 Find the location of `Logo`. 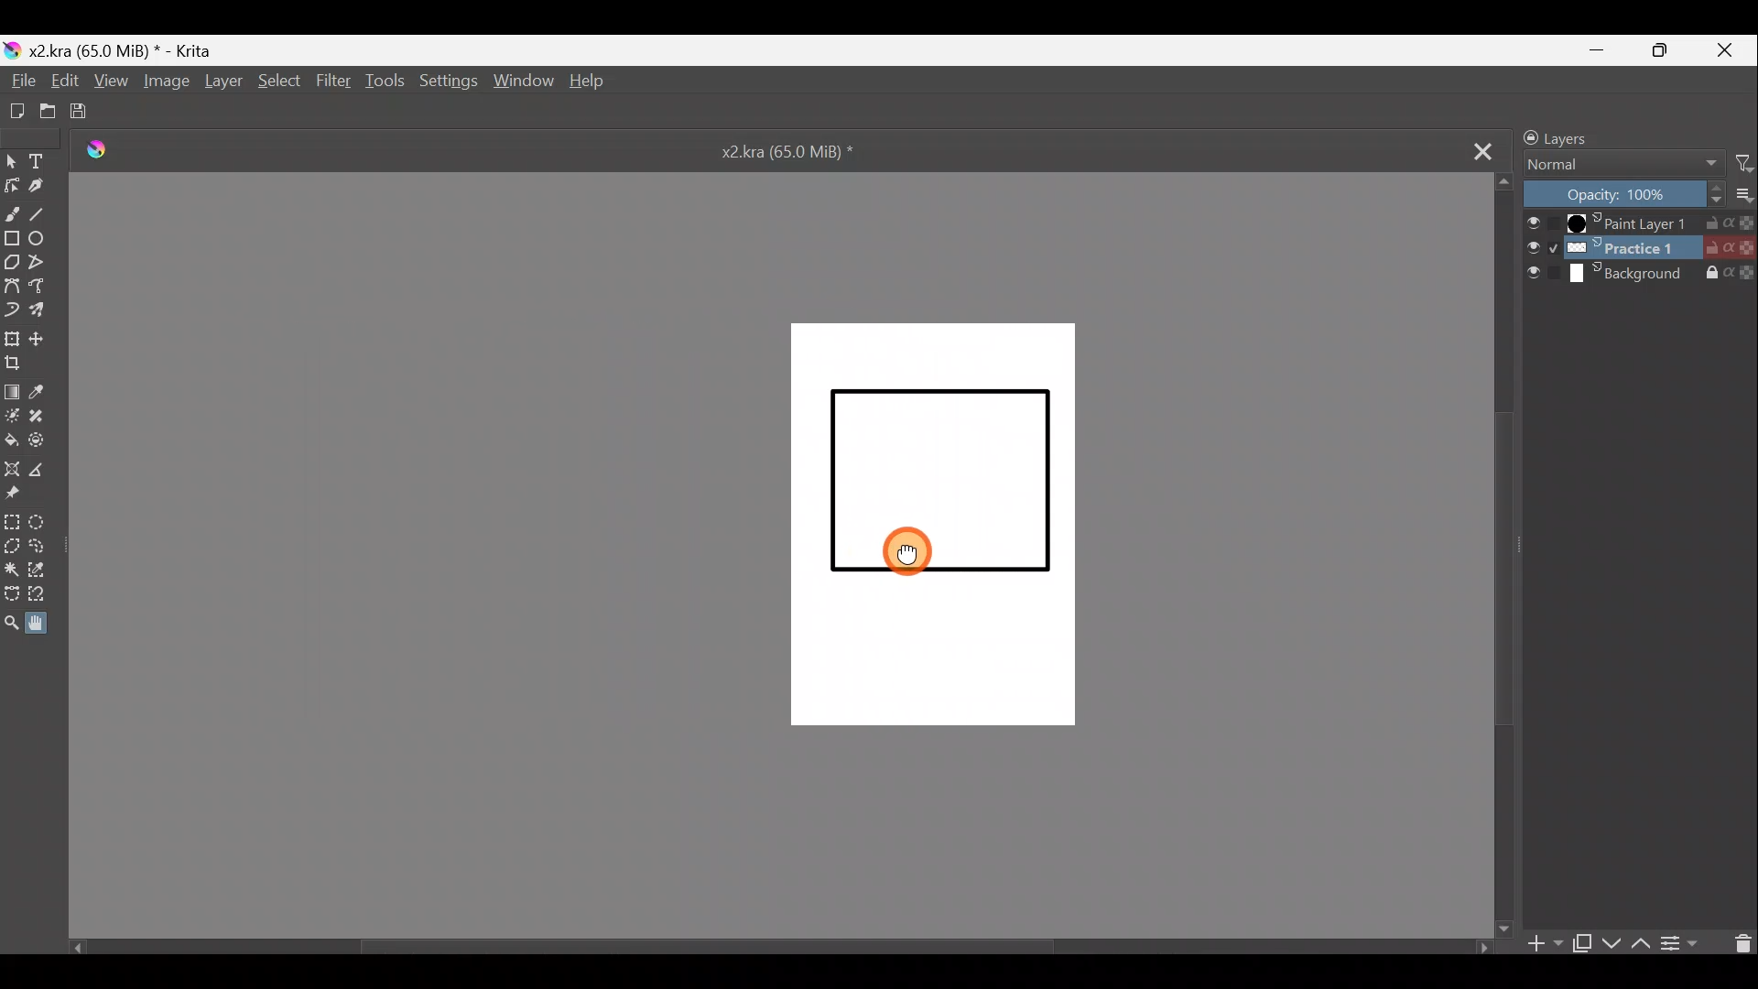

Logo is located at coordinates (97, 151).